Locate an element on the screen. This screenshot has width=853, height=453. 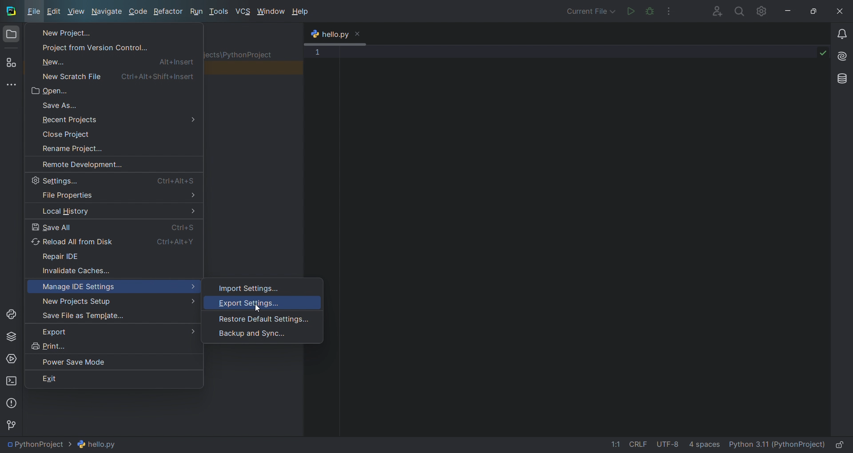
terminal is located at coordinates (11, 381).